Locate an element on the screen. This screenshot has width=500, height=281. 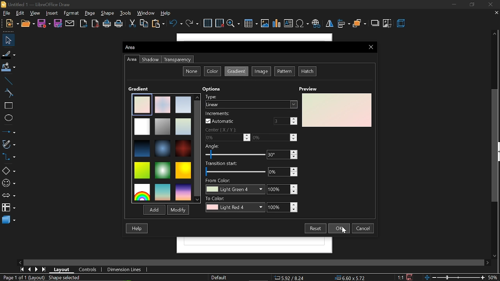
co-ordinate (5.92/8.24) is located at coordinates (292, 277).